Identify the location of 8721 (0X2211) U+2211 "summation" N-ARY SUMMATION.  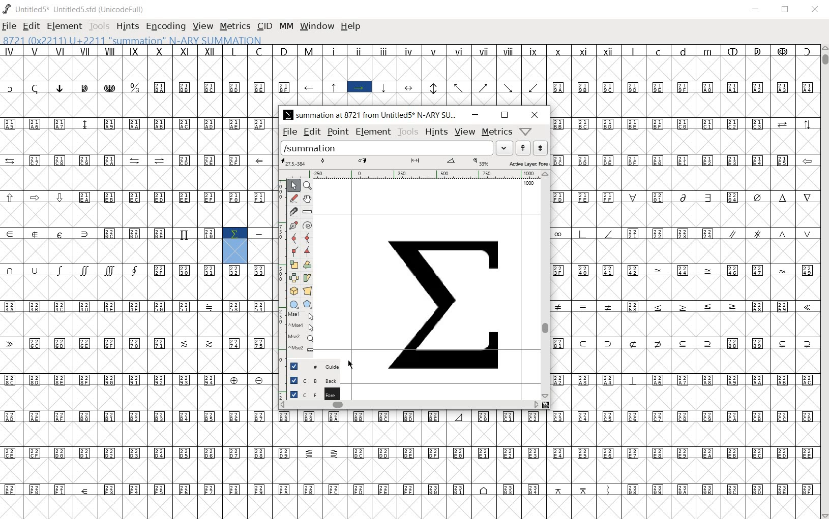
(132, 40).